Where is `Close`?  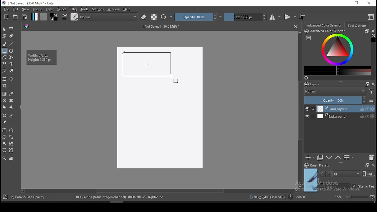 Close is located at coordinates (296, 26).